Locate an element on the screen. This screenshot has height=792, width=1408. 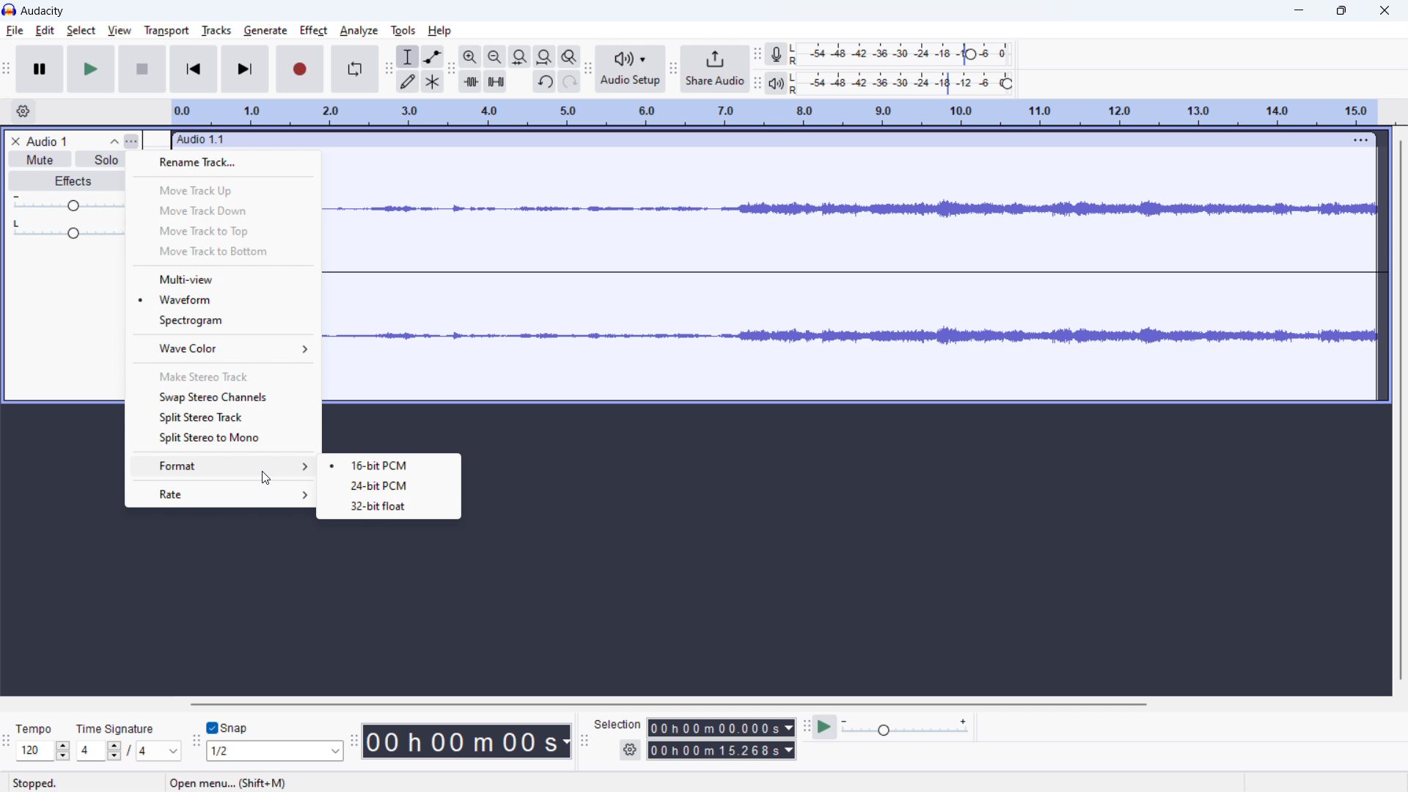
undo is located at coordinates (545, 81).